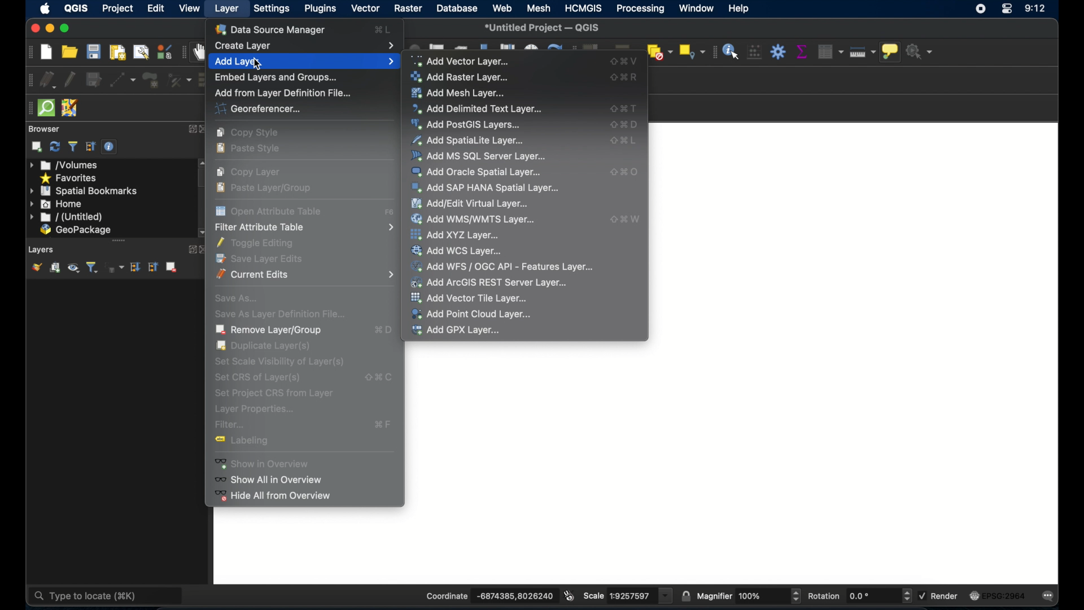  What do you see at coordinates (642, 10) in the screenshot?
I see `processing` at bounding box center [642, 10].